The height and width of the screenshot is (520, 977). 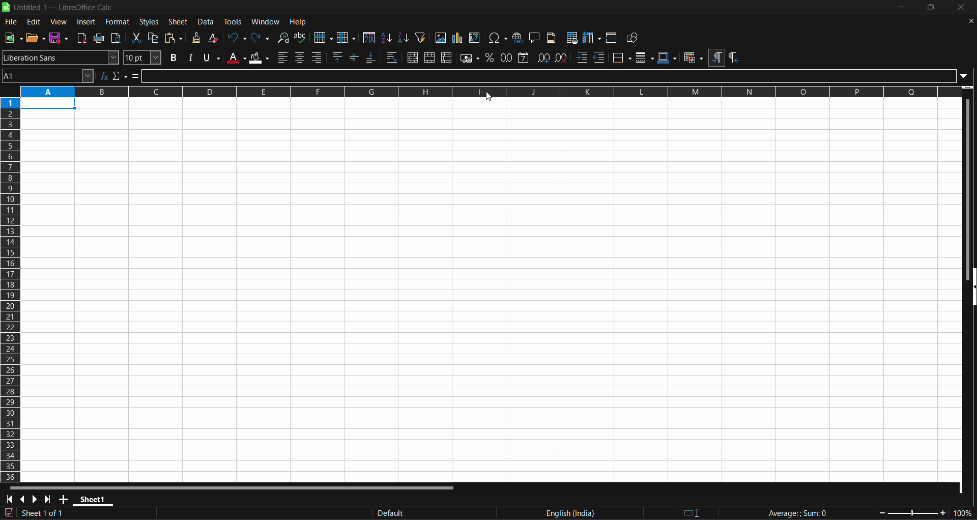 What do you see at coordinates (324, 38) in the screenshot?
I see `row` at bounding box center [324, 38].